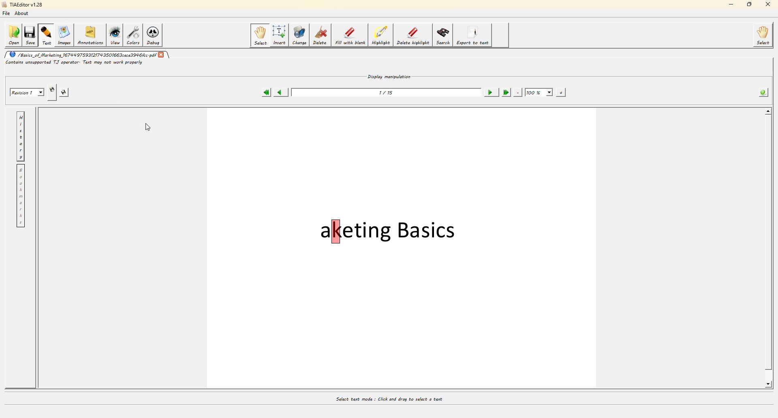 The image size is (778, 418). I want to click on next page, so click(490, 90).